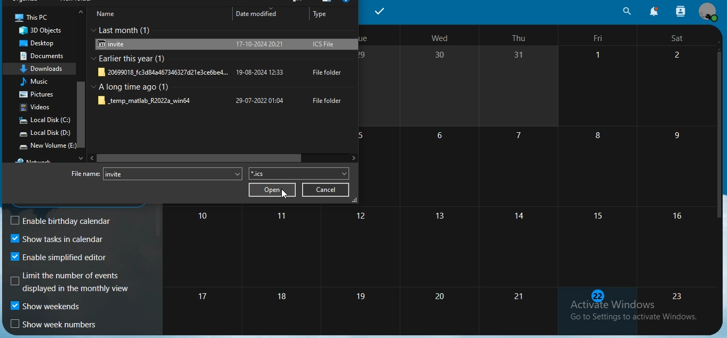 The image size is (727, 338). Describe the element at coordinates (222, 73) in the screenshot. I see `file folder` at that location.